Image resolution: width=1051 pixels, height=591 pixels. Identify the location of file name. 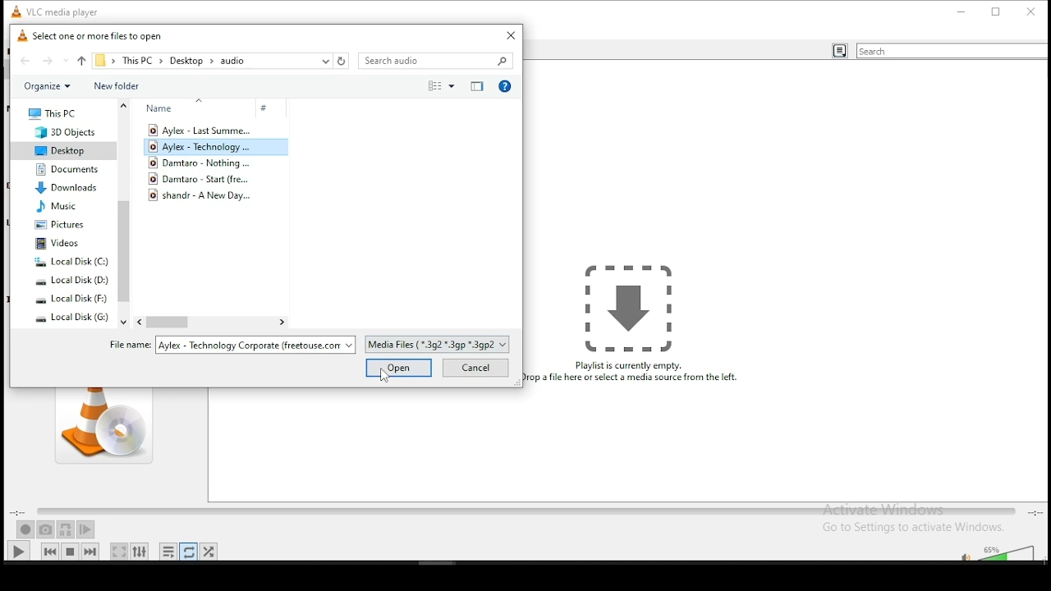
(231, 346).